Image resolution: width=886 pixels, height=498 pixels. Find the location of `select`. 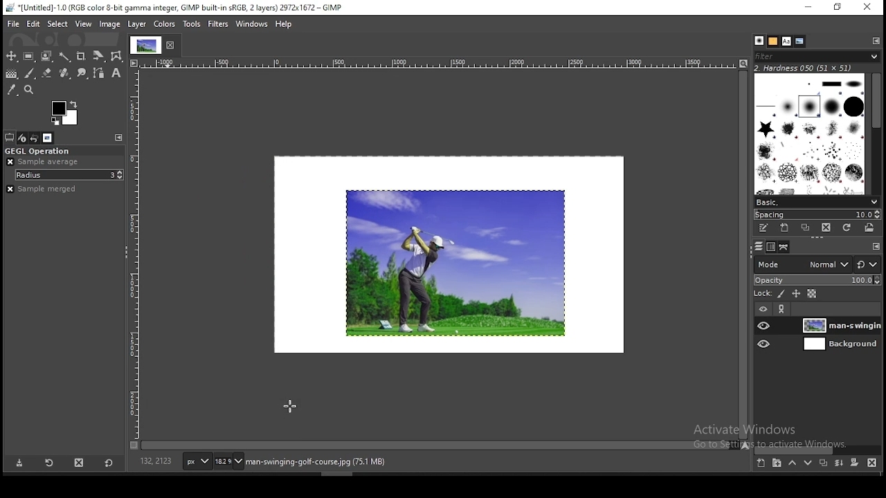

select is located at coordinates (57, 23).